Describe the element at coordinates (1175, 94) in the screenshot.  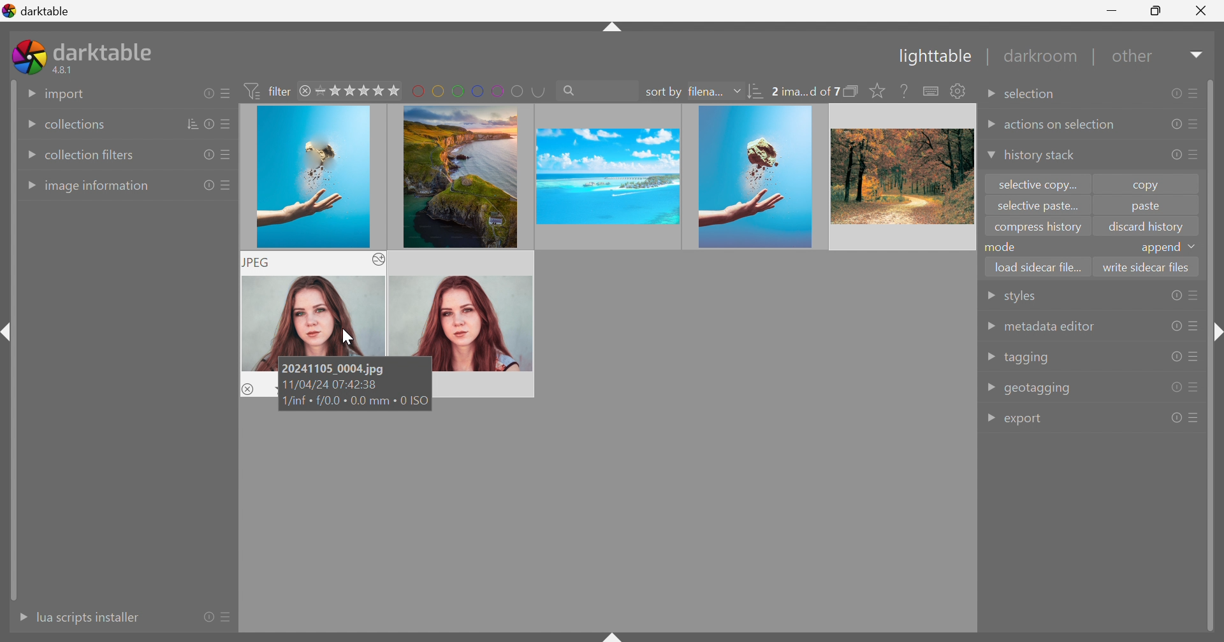
I see `reset` at that location.